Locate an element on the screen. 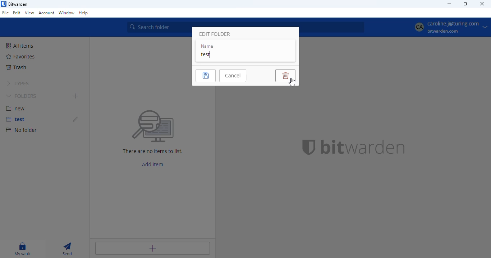 Image resolution: width=491 pixels, height=258 pixels. edit is located at coordinates (75, 119).